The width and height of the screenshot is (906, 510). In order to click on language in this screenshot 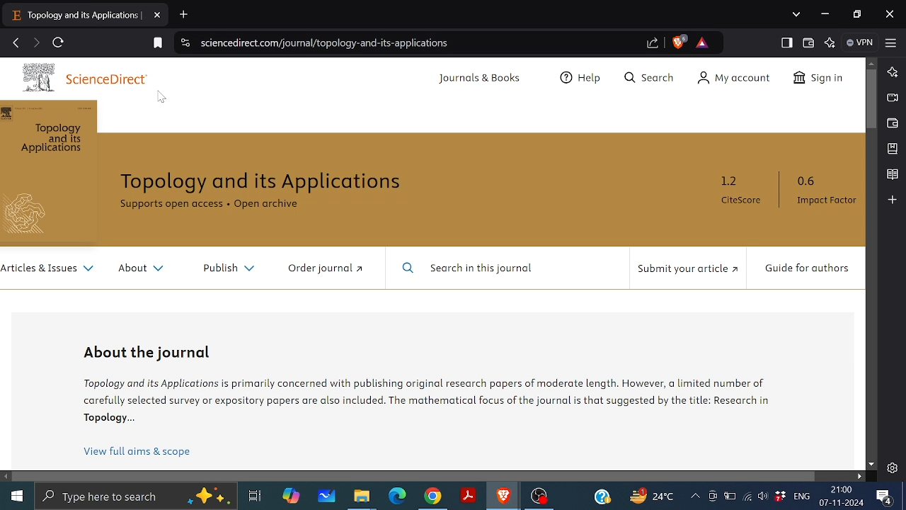, I will do `click(802, 497)`.